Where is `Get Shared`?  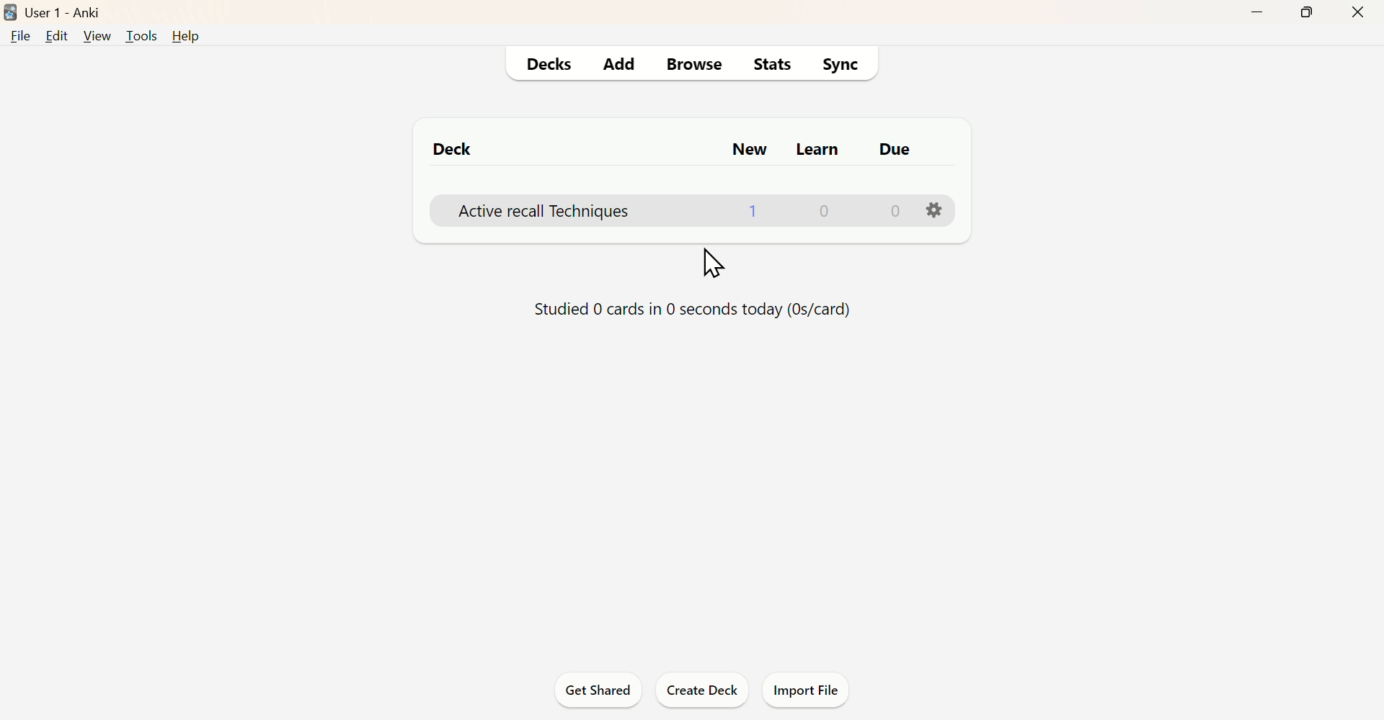 Get Shared is located at coordinates (593, 689).